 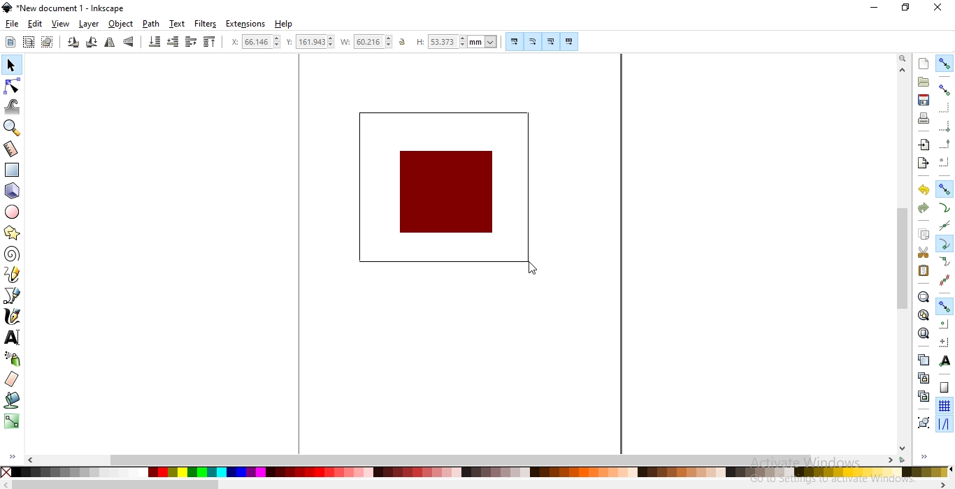 What do you see at coordinates (262, 41) in the screenshot?
I see `66.146` at bounding box center [262, 41].